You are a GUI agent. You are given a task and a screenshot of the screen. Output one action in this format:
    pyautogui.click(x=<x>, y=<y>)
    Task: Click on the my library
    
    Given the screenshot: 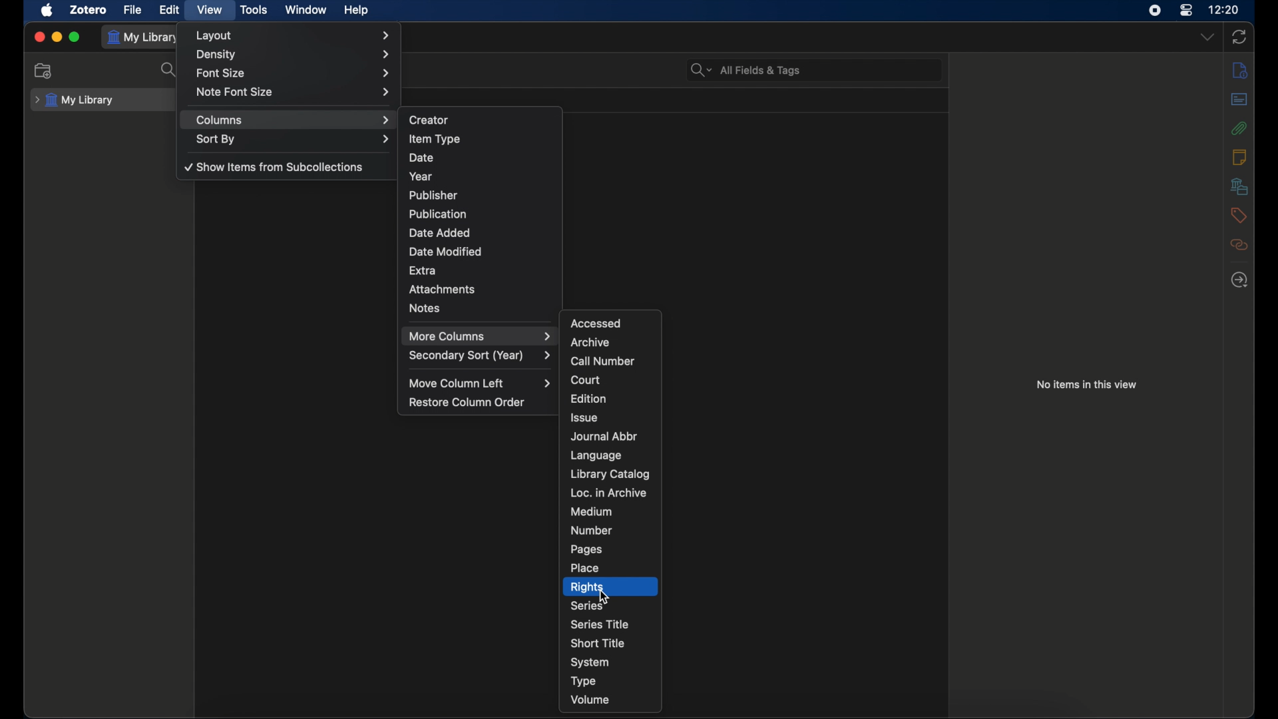 What is the action you would take?
    pyautogui.click(x=73, y=101)
    